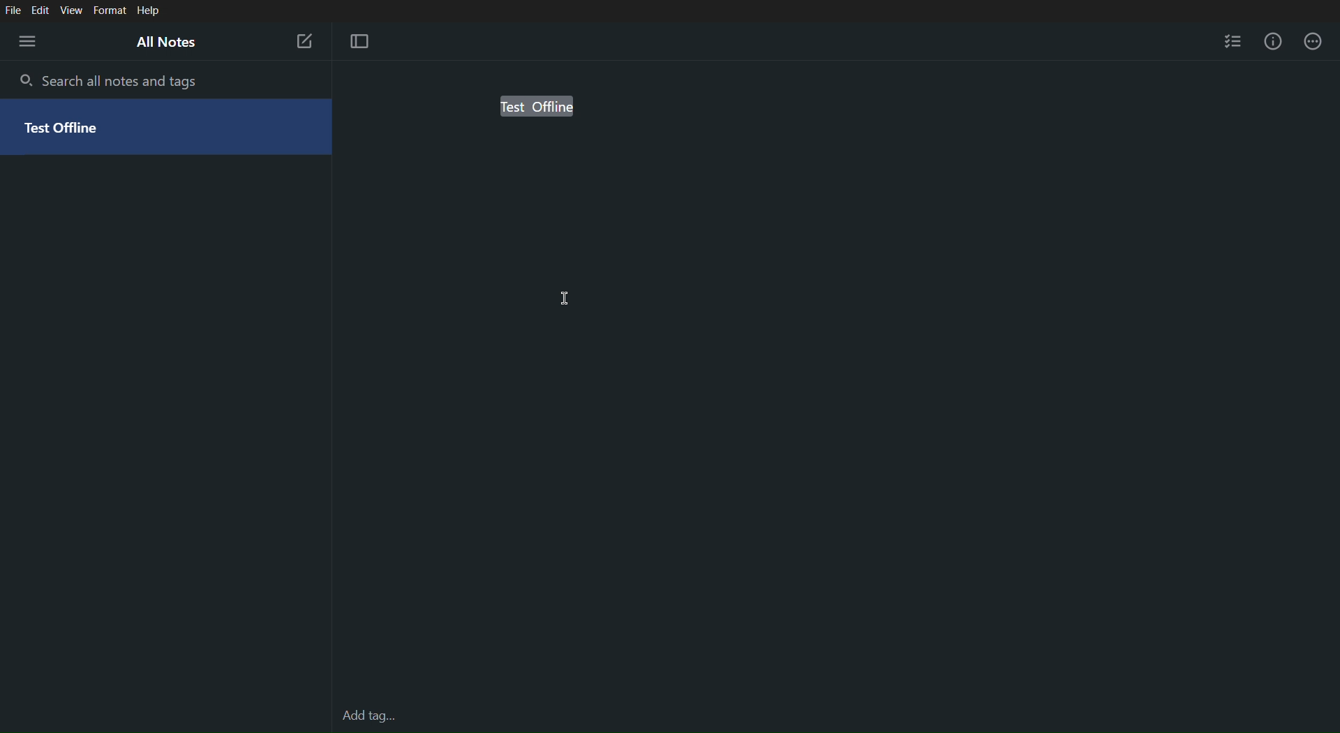 This screenshot has height=733, width=1340. I want to click on File, so click(13, 8).